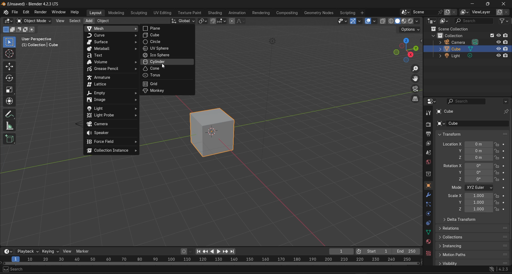  Describe the element at coordinates (167, 55) in the screenshot. I see `ico sphere` at that location.